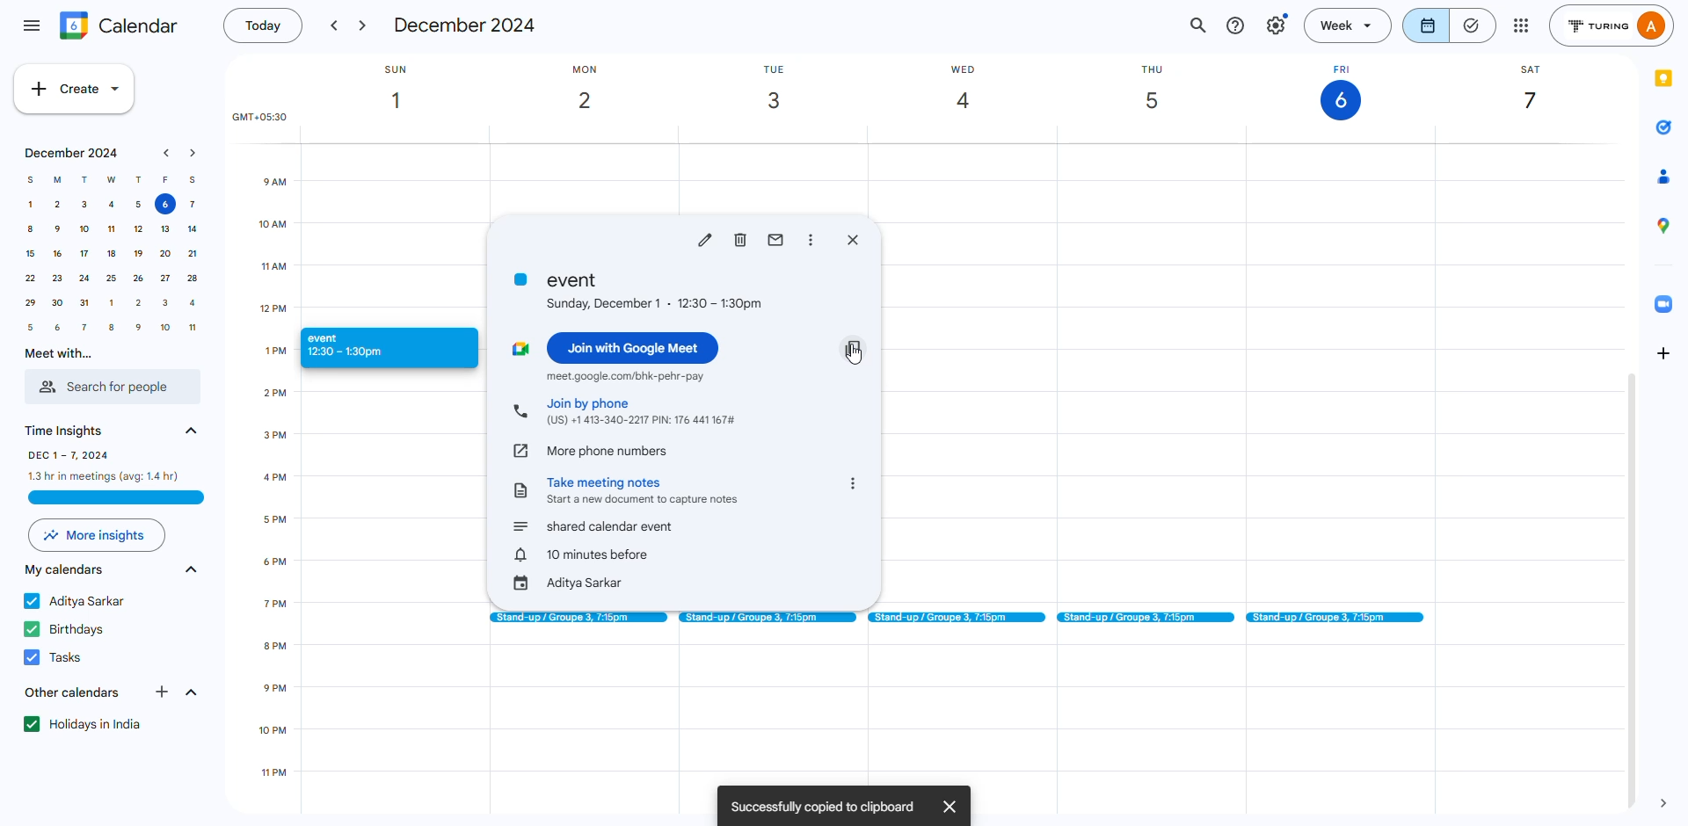  I want to click on time, so click(67, 429).